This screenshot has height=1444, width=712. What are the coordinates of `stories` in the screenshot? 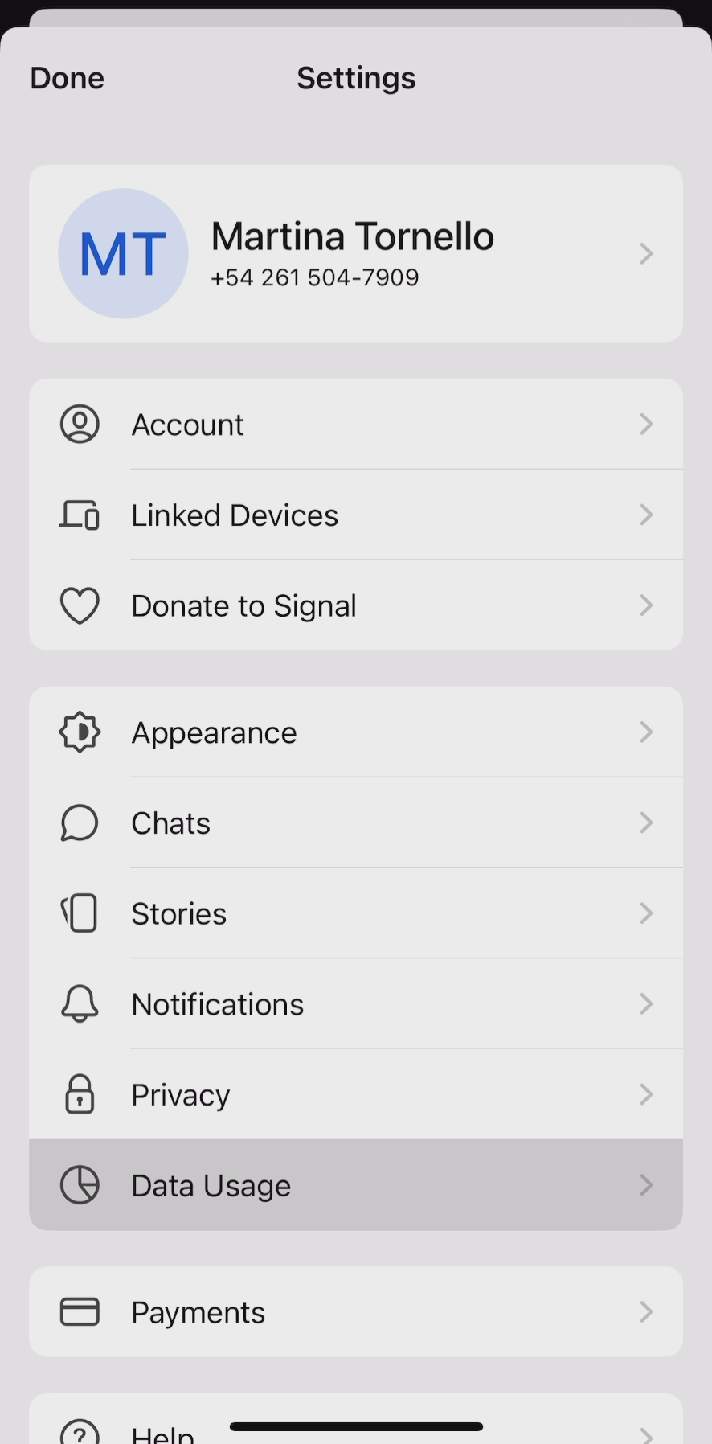 It's located at (354, 913).